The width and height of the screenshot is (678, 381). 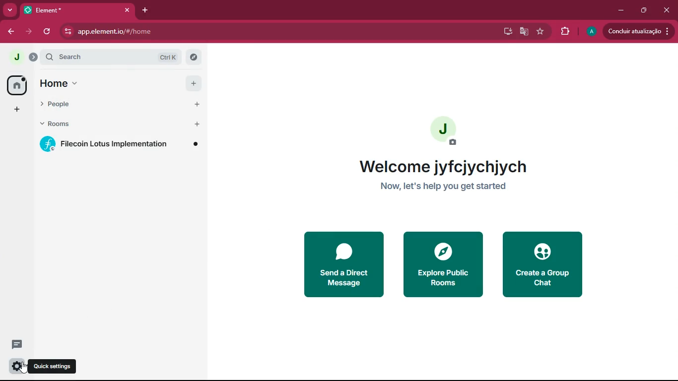 What do you see at coordinates (564, 32) in the screenshot?
I see `extensions` at bounding box center [564, 32].